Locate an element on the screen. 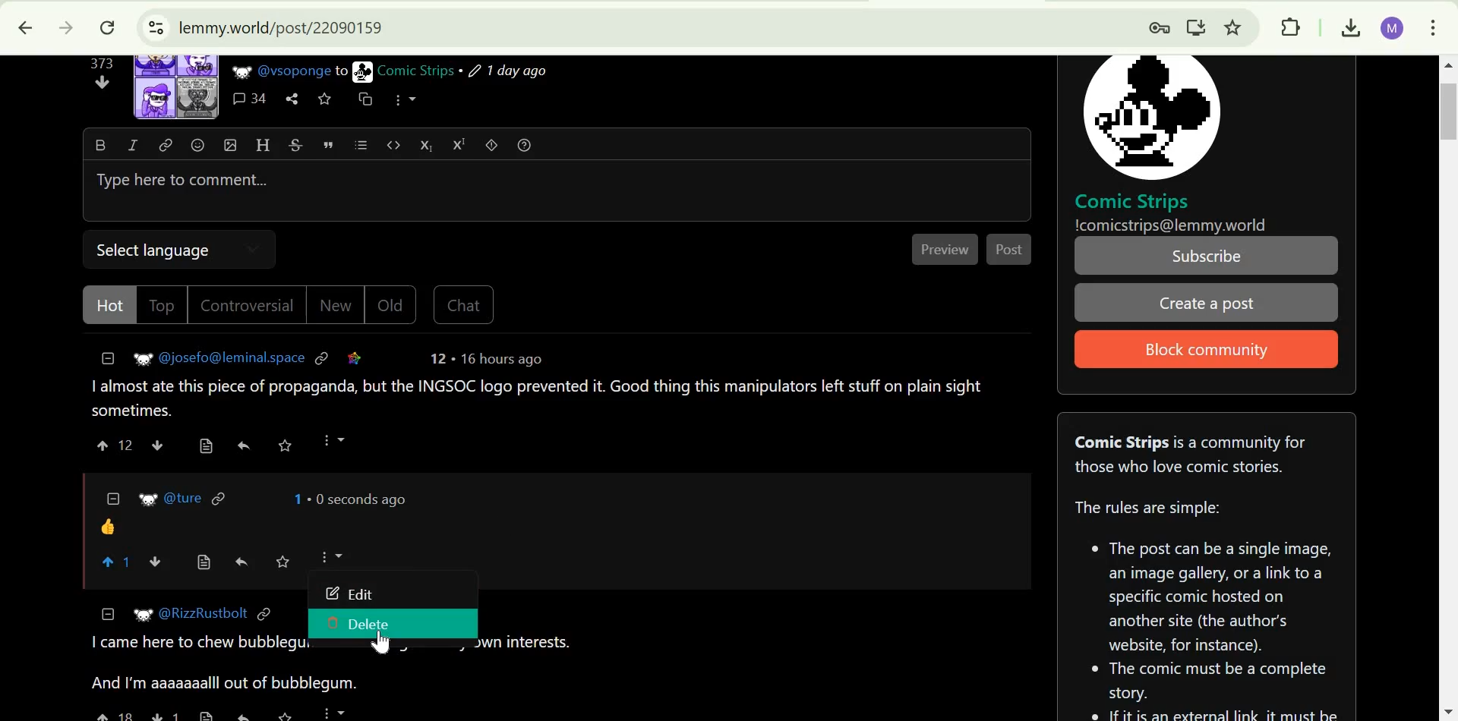 This screenshot has height=721, width=1458. list is located at coordinates (361, 145).